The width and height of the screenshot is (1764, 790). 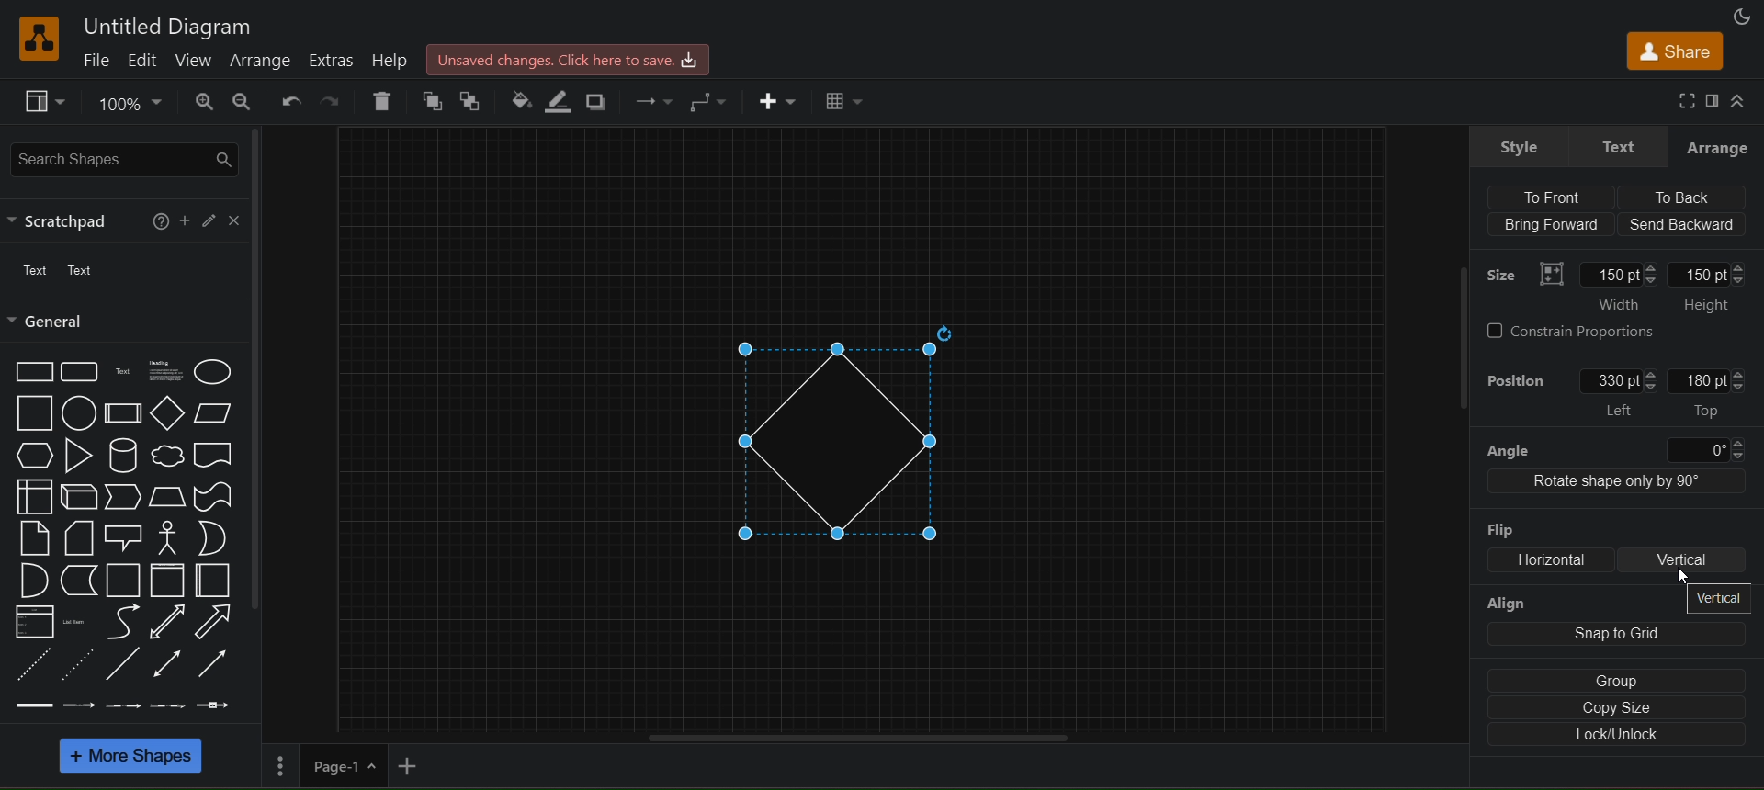 What do you see at coordinates (34, 537) in the screenshot?
I see `note` at bounding box center [34, 537].